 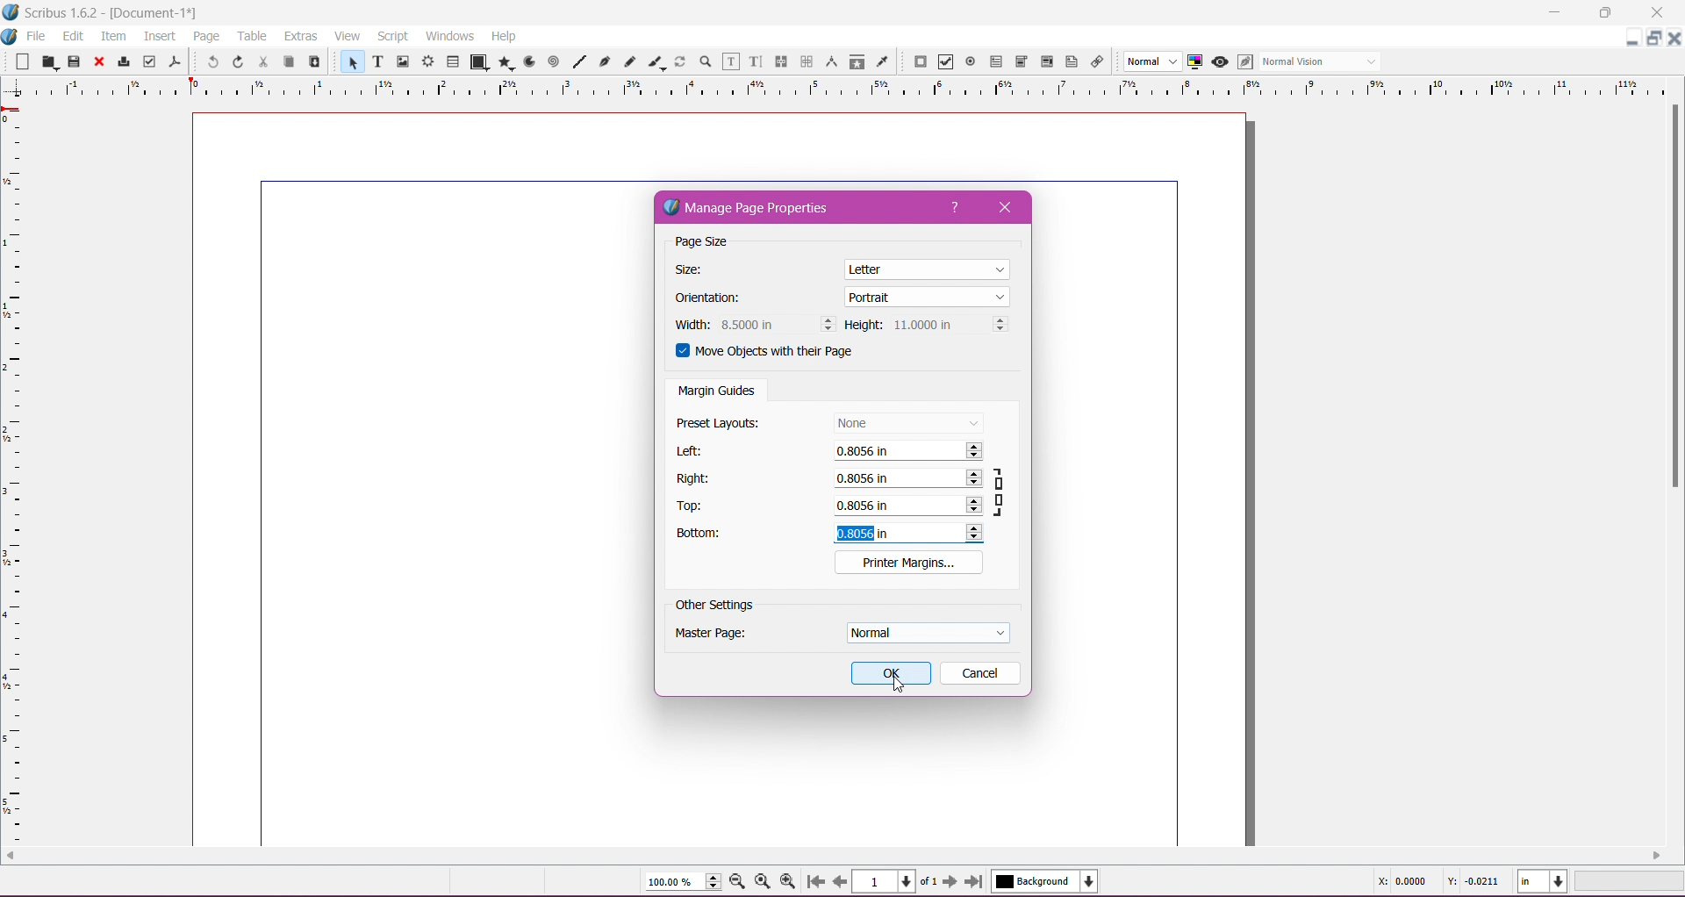 What do you see at coordinates (1195, 61) in the screenshot?
I see `Toggle Color Management System` at bounding box center [1195, 61].